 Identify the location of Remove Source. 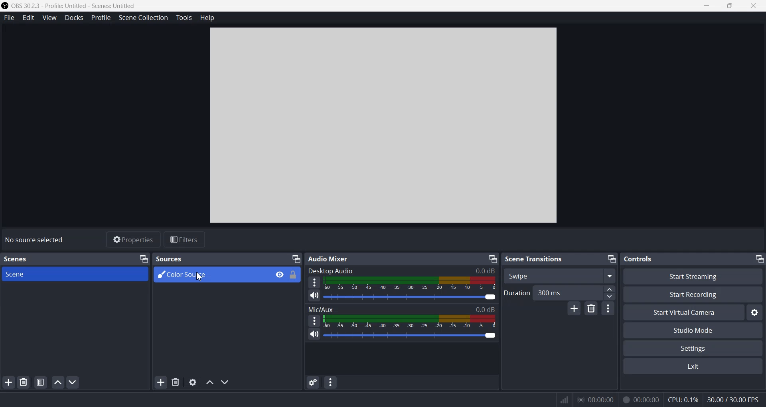
(176, 382).